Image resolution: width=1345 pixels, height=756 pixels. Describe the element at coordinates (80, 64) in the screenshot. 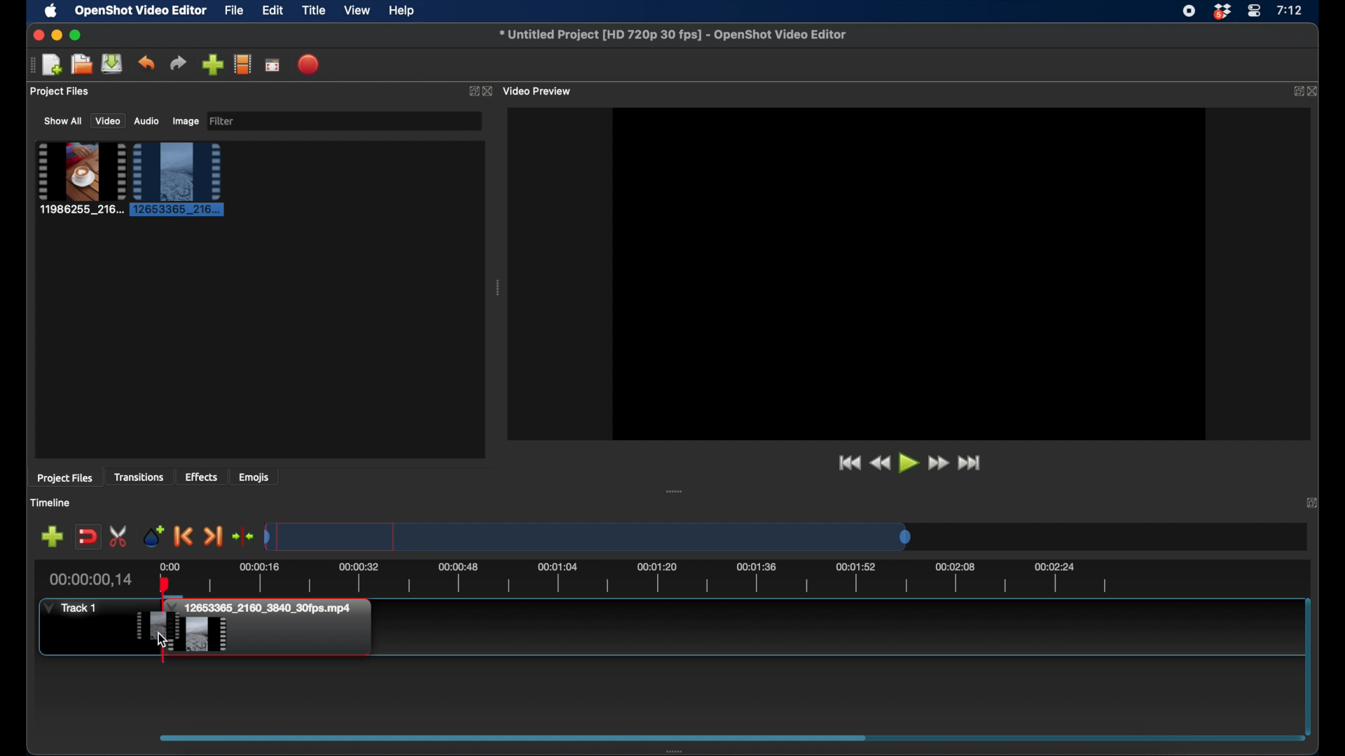

I see `open project` at that location.